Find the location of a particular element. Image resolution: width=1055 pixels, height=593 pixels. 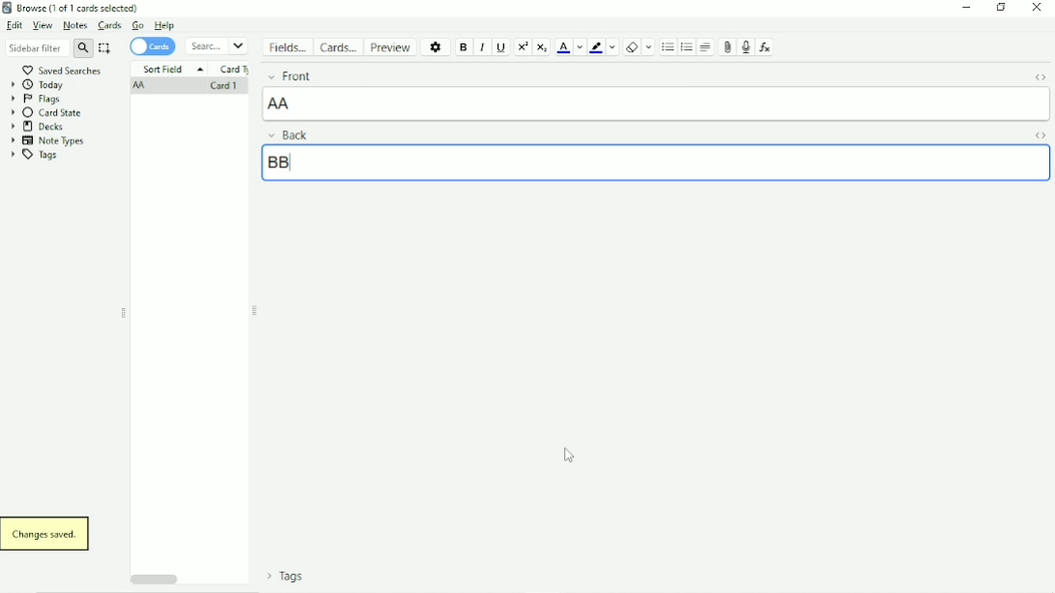

Back is located at coordinates (288, 134).